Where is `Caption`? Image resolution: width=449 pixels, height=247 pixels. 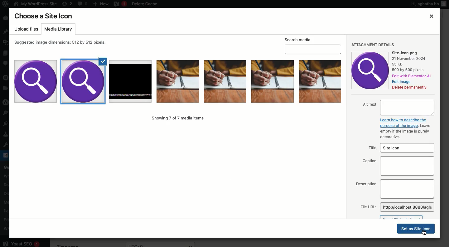 Caption is located at coordinates (370, 161).